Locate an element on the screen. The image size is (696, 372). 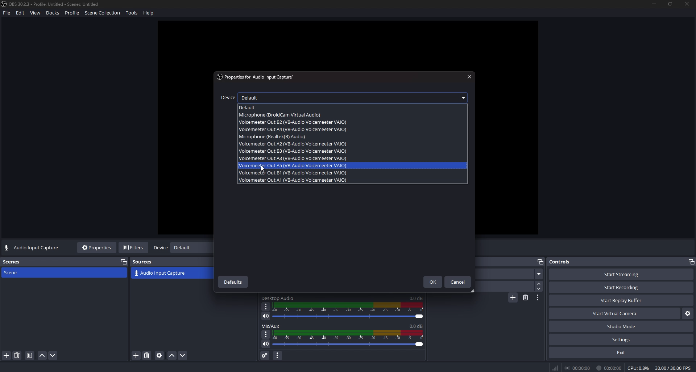
mic/aux is located at coordinates (278, 299).